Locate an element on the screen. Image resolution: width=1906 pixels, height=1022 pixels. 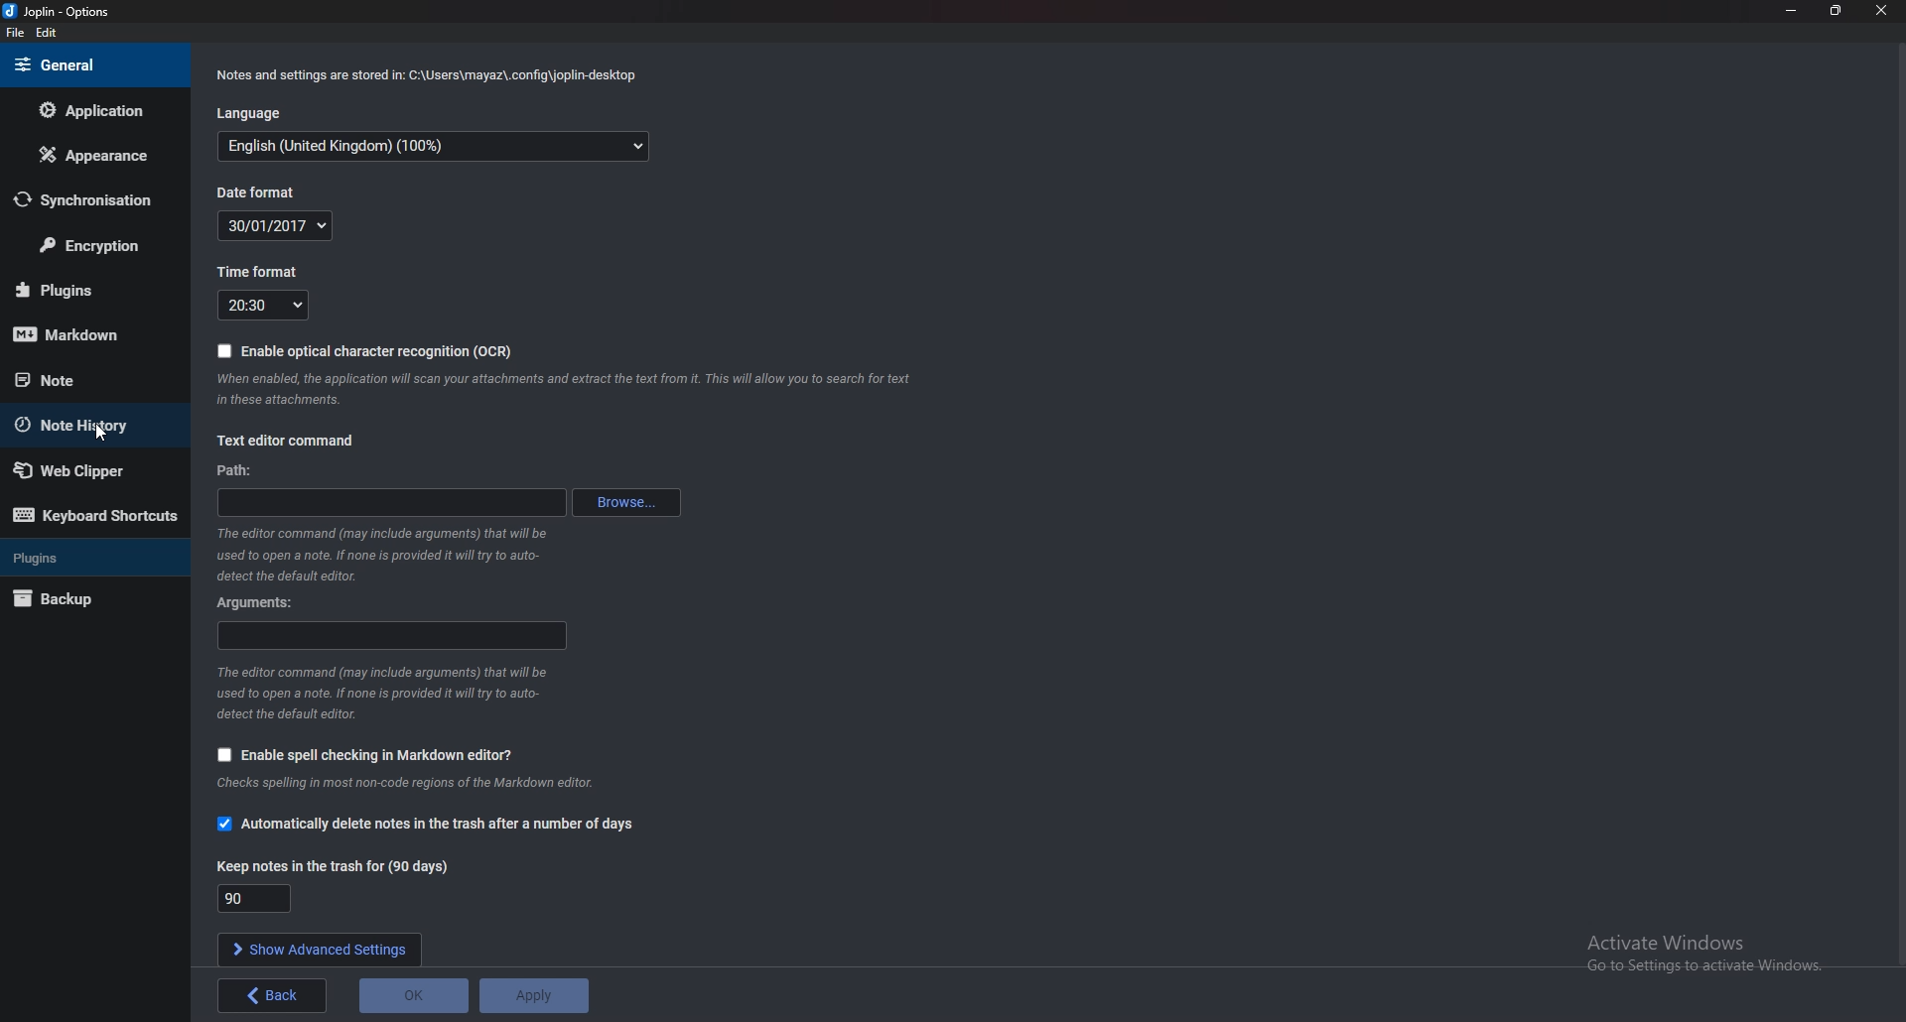
Enable optical character ocr is located at coordinates (371, 352).